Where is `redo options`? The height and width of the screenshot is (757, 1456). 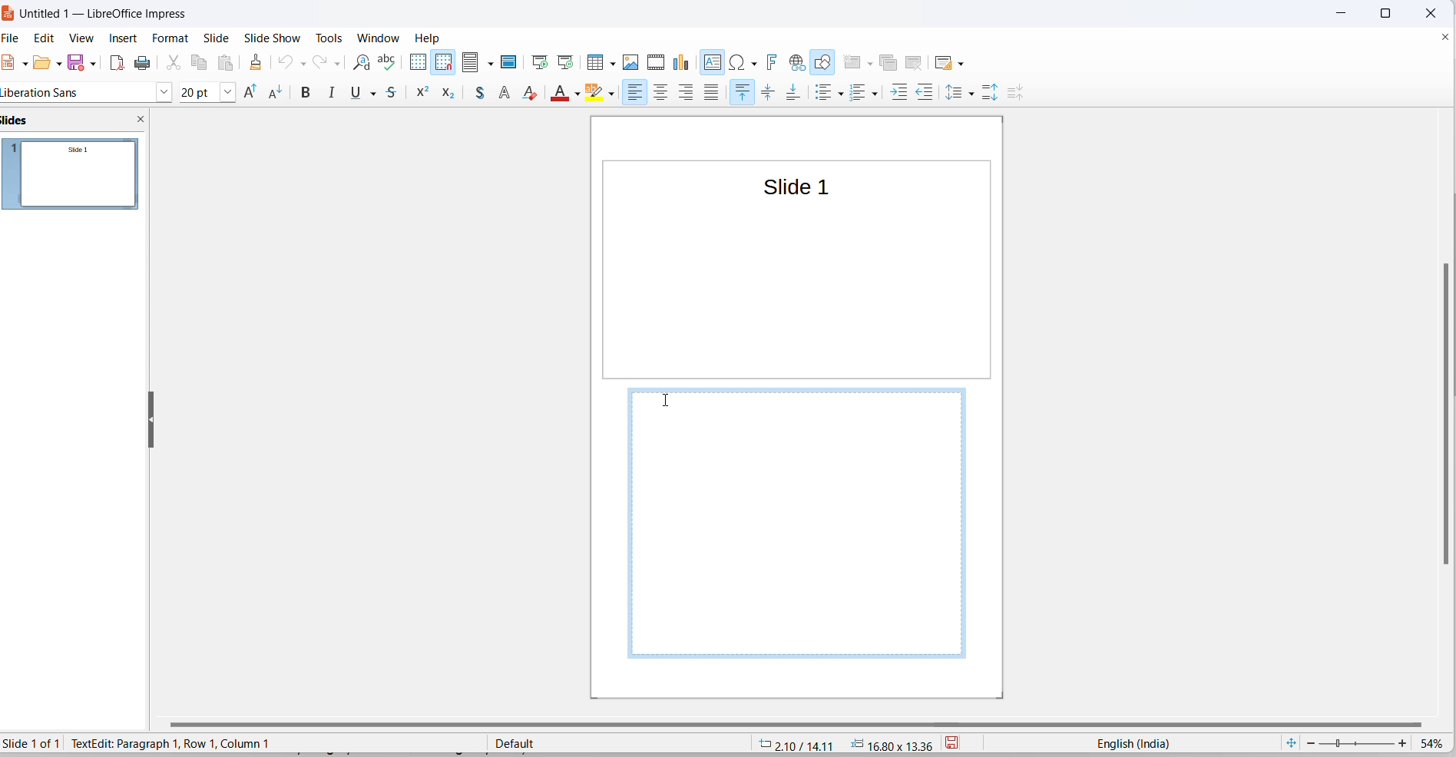
redo options is located at coordinates (337, 63).